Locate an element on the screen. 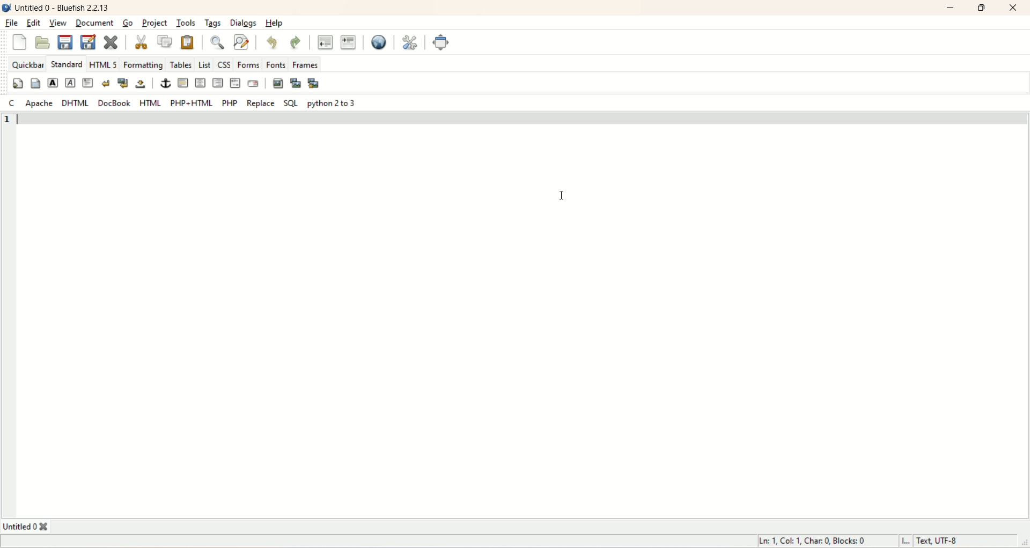  MULTI-THUMBNAIL is located at coordinates (315, 84).